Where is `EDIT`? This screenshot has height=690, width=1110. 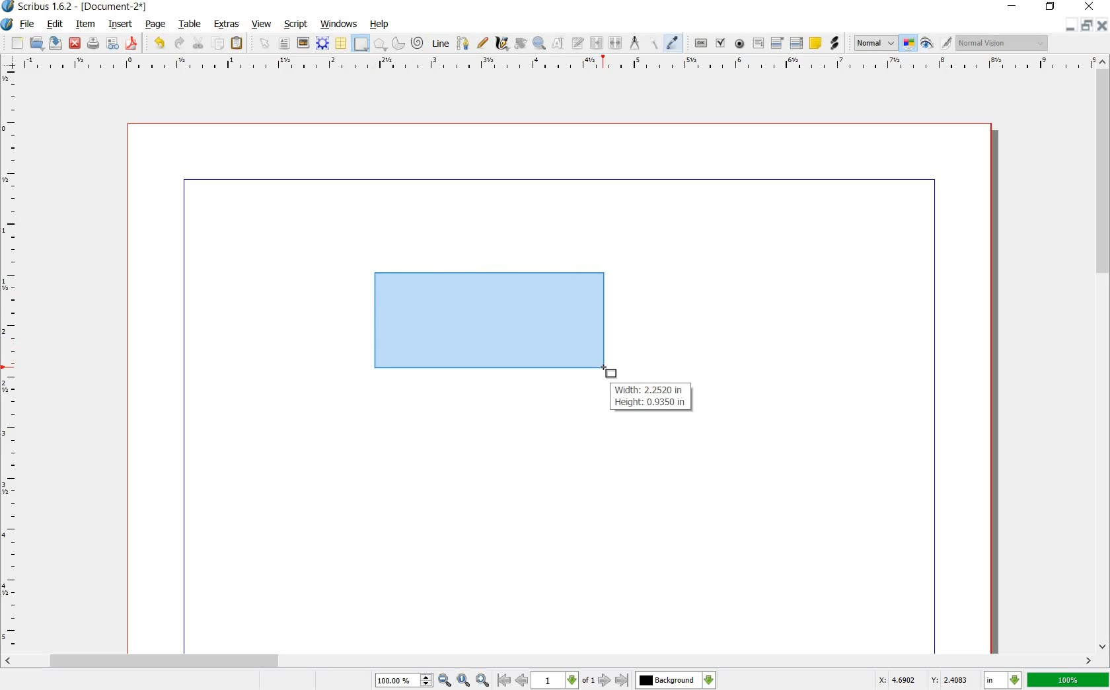
EDIT is located at coordinates (54, 24).